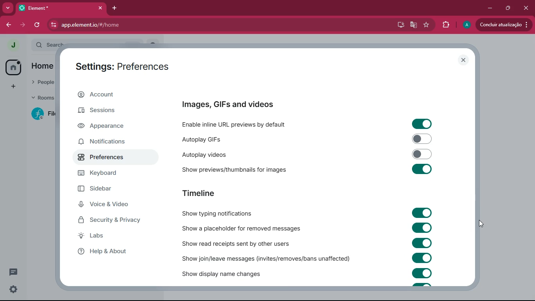  Describe the element at coordinates (112, 190) in the screenshot. I see `sidebar` at that location.